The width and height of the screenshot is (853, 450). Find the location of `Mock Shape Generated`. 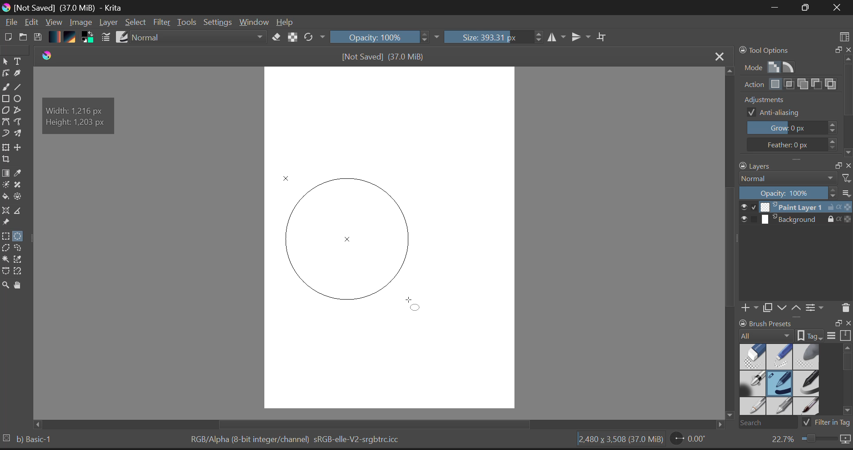

Mock Shape Generated is located at coordinates (343, 235).